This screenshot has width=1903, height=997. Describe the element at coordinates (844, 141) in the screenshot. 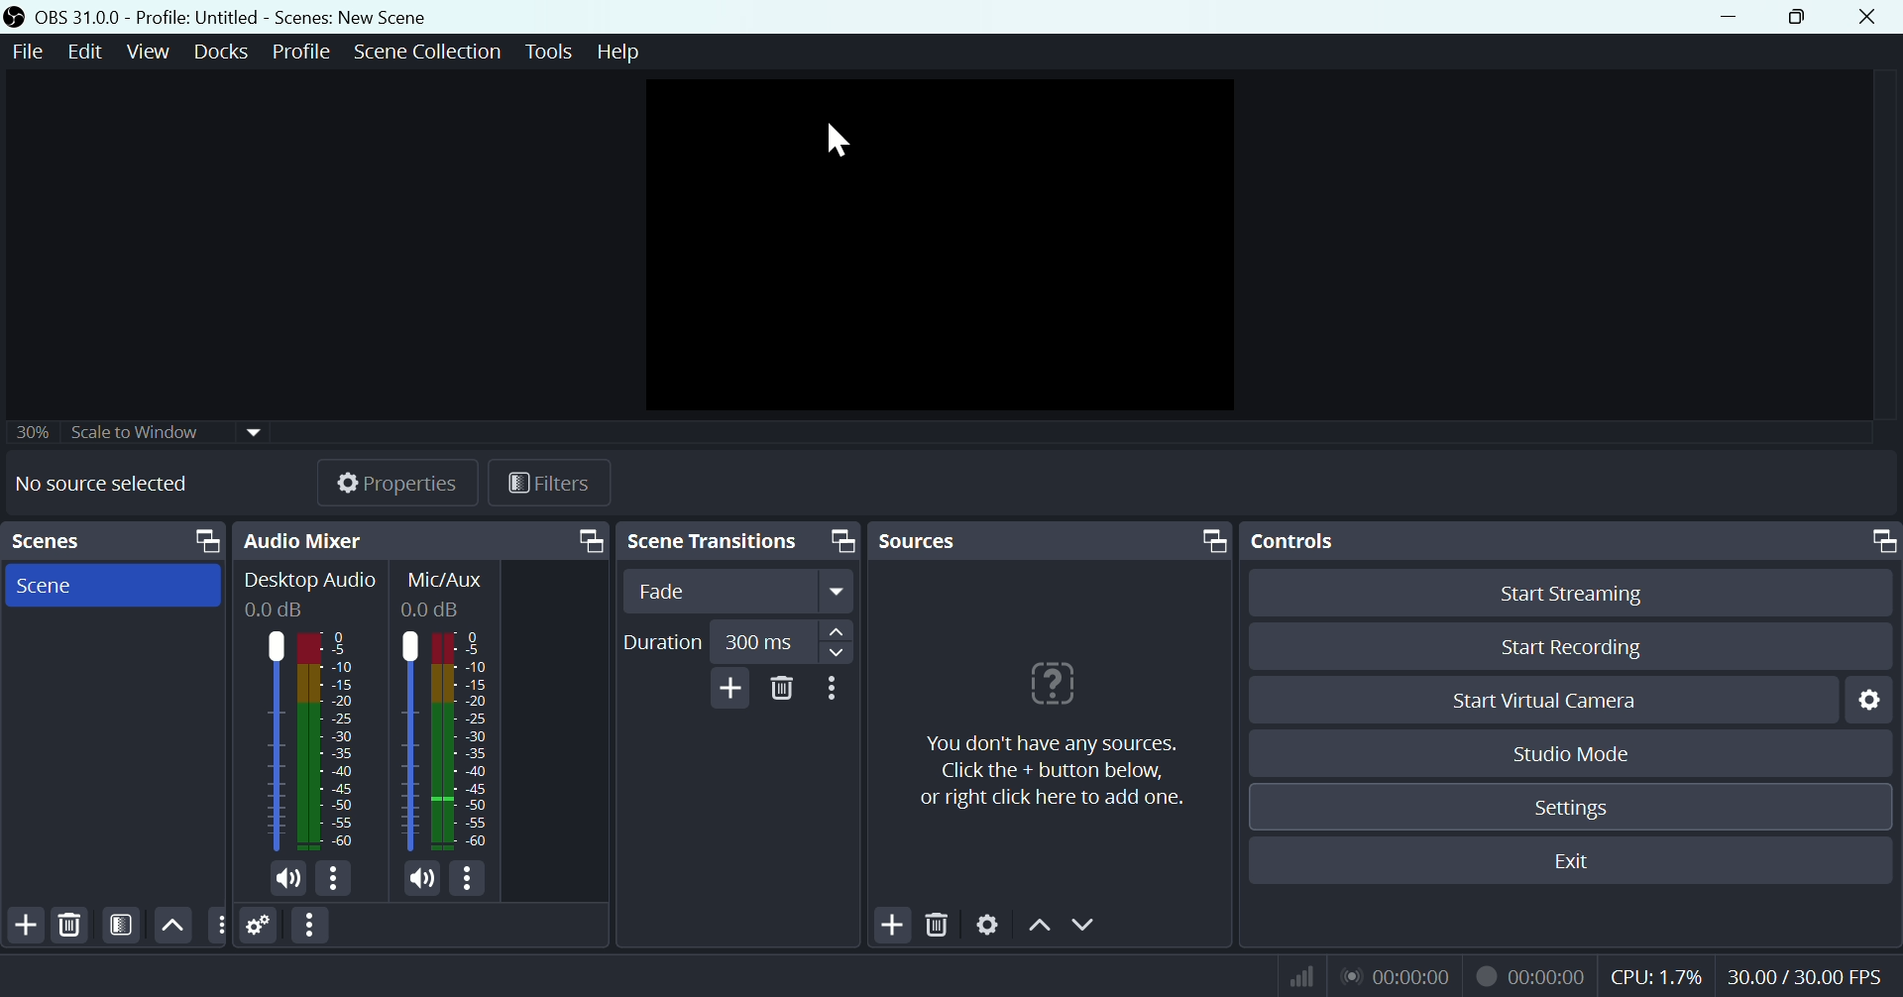

I see `Cursor` at that location.